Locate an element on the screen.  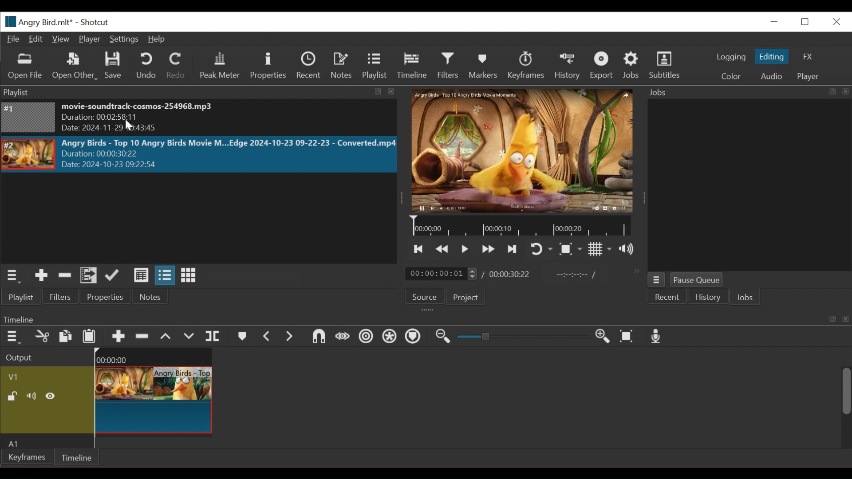
Notes is located at coordinates (150, 297).